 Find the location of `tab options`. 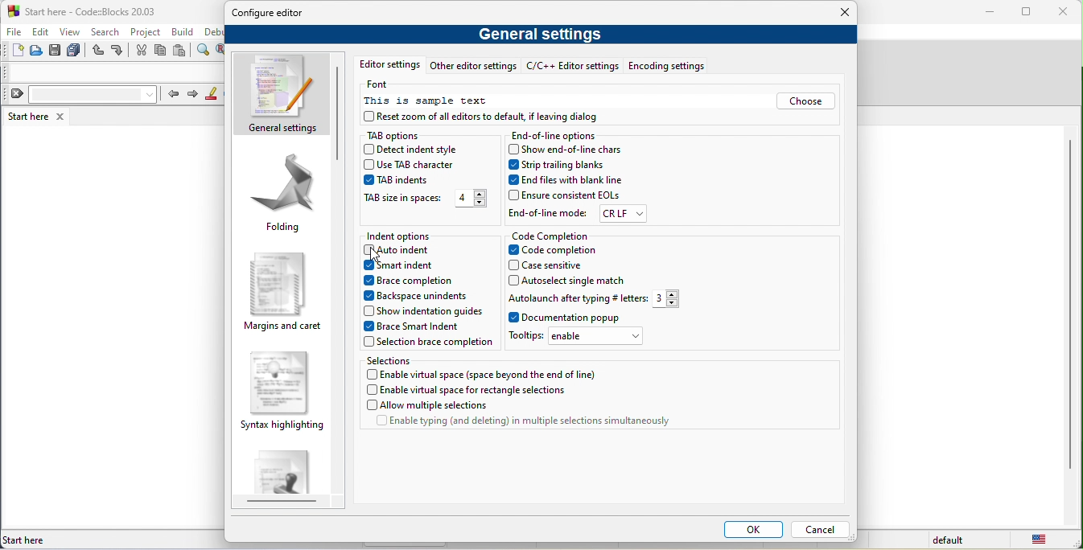

tab options is located at coordinates (399, 134).